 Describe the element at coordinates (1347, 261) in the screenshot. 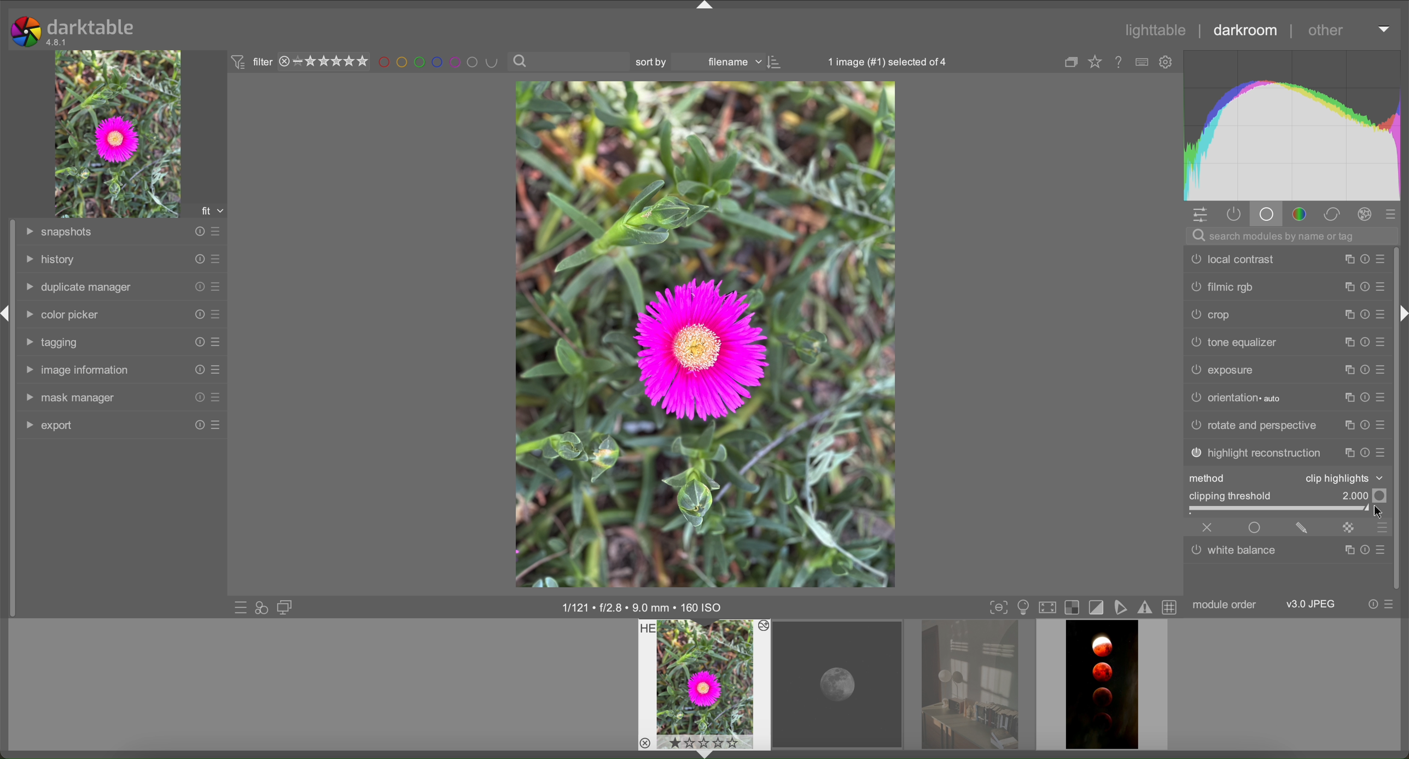

I see `copy` at that location.